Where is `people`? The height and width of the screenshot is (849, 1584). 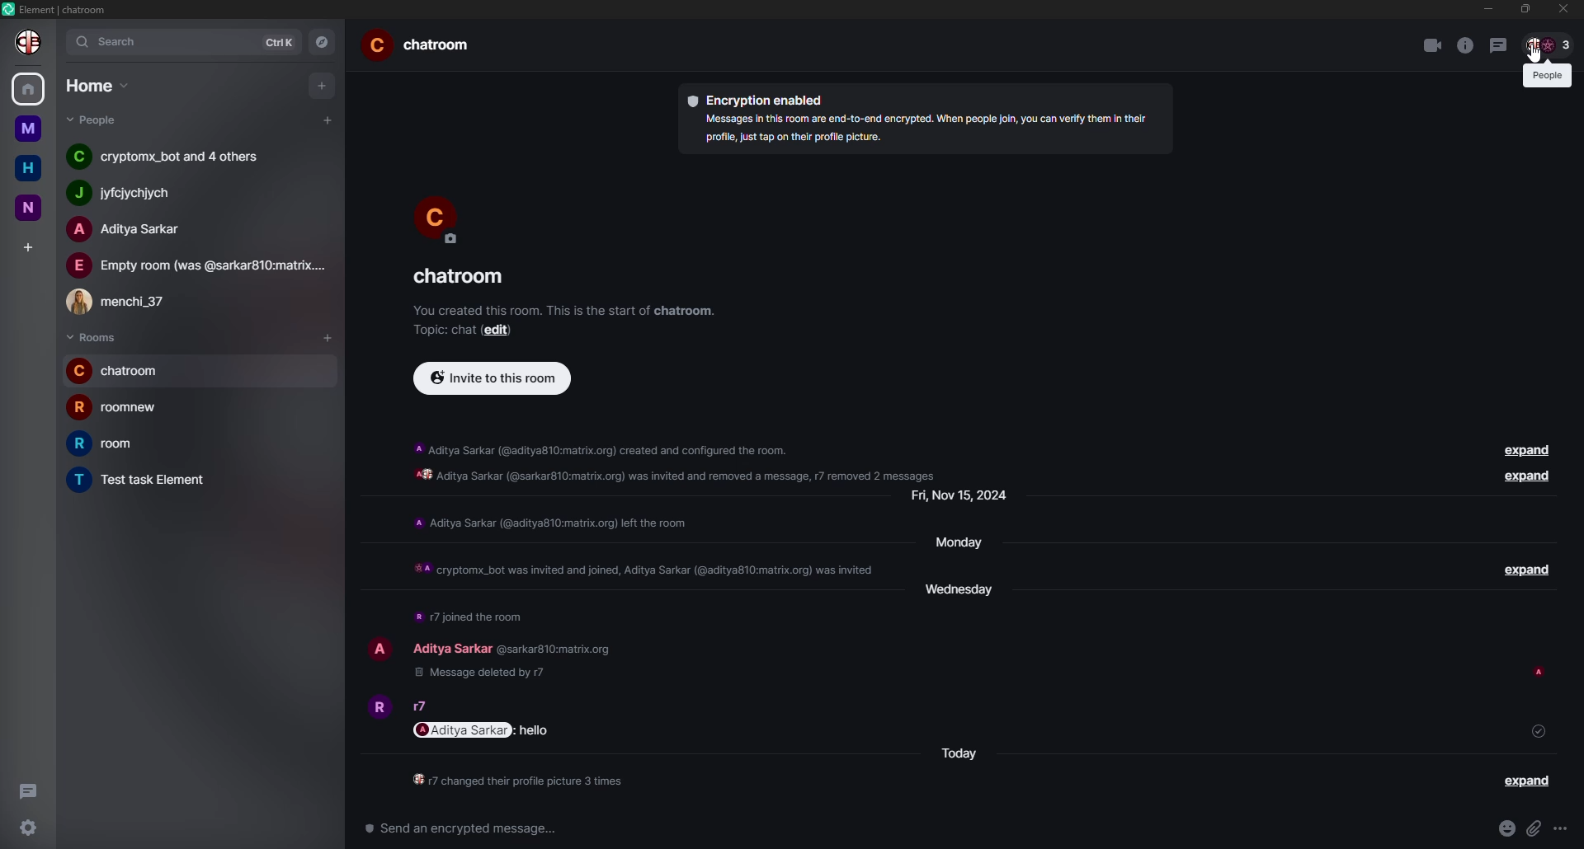 people is located at coordinates (424, 706).